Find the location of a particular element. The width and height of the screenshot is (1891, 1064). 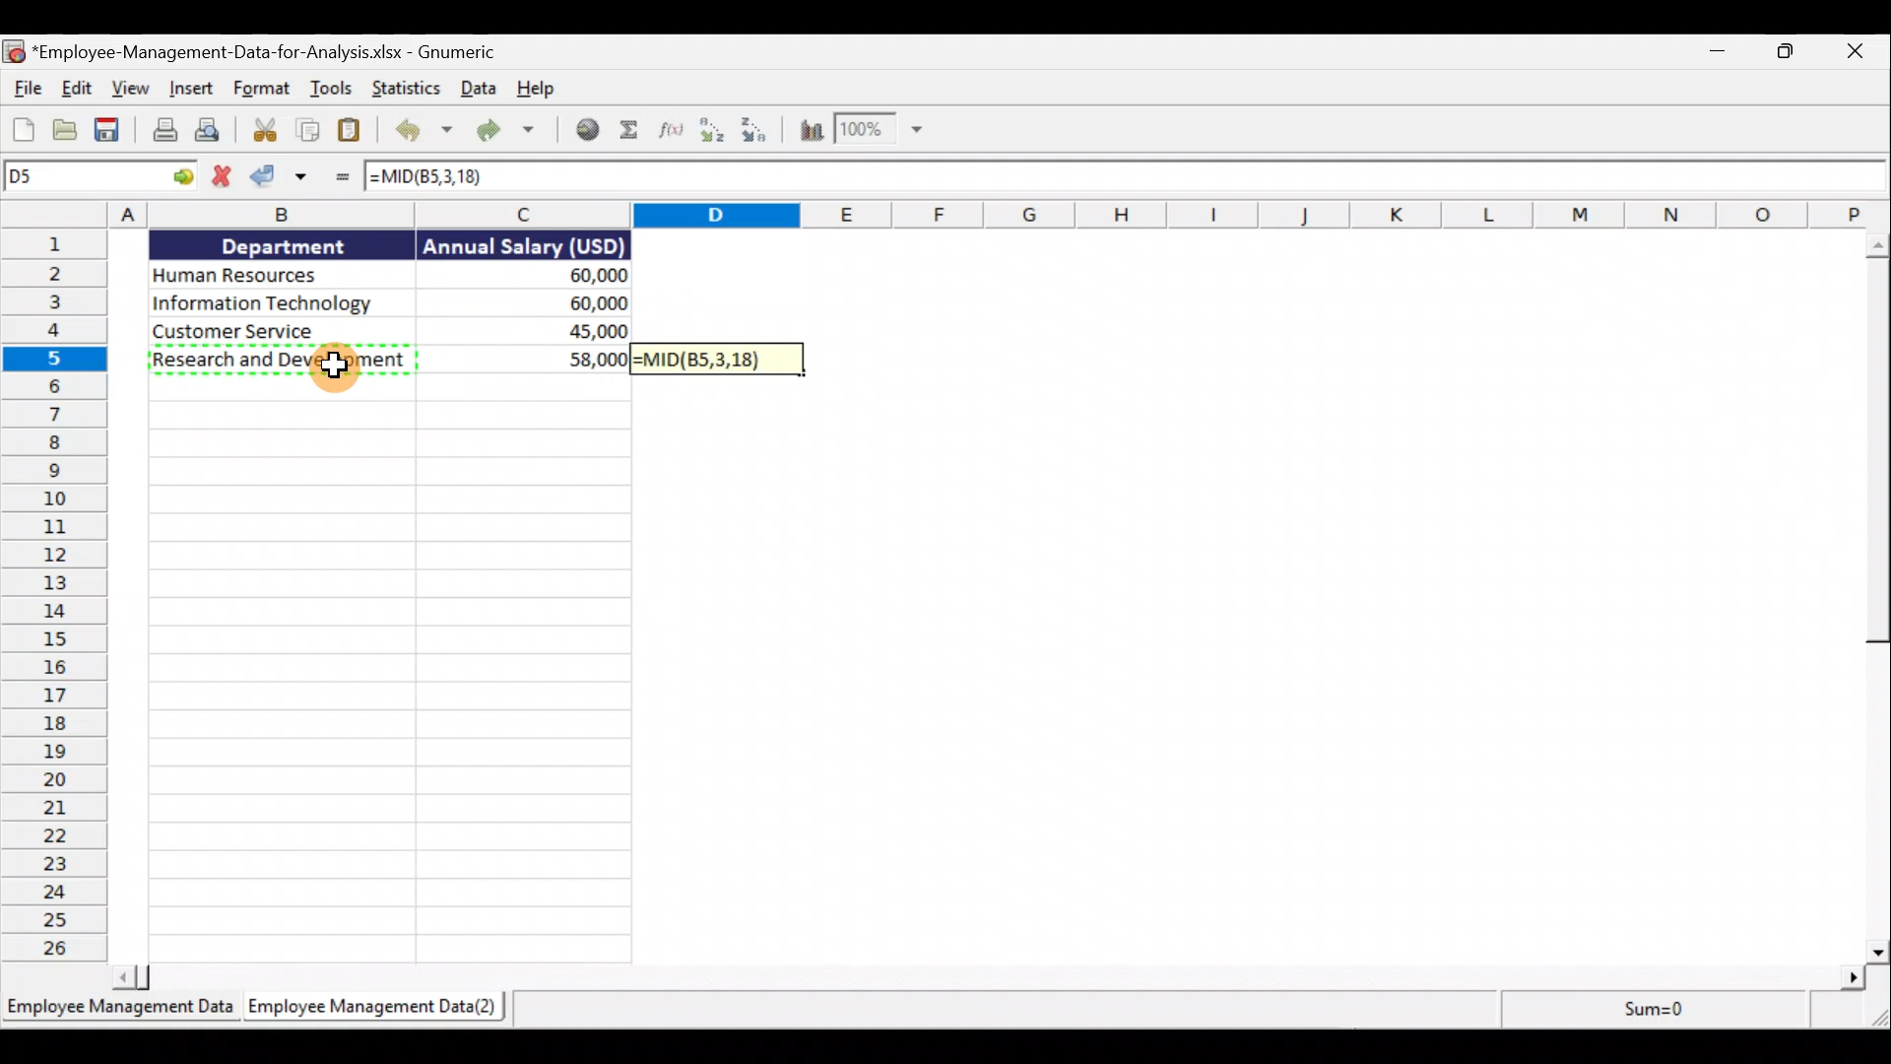

Format is located at coordinates (262, 90).